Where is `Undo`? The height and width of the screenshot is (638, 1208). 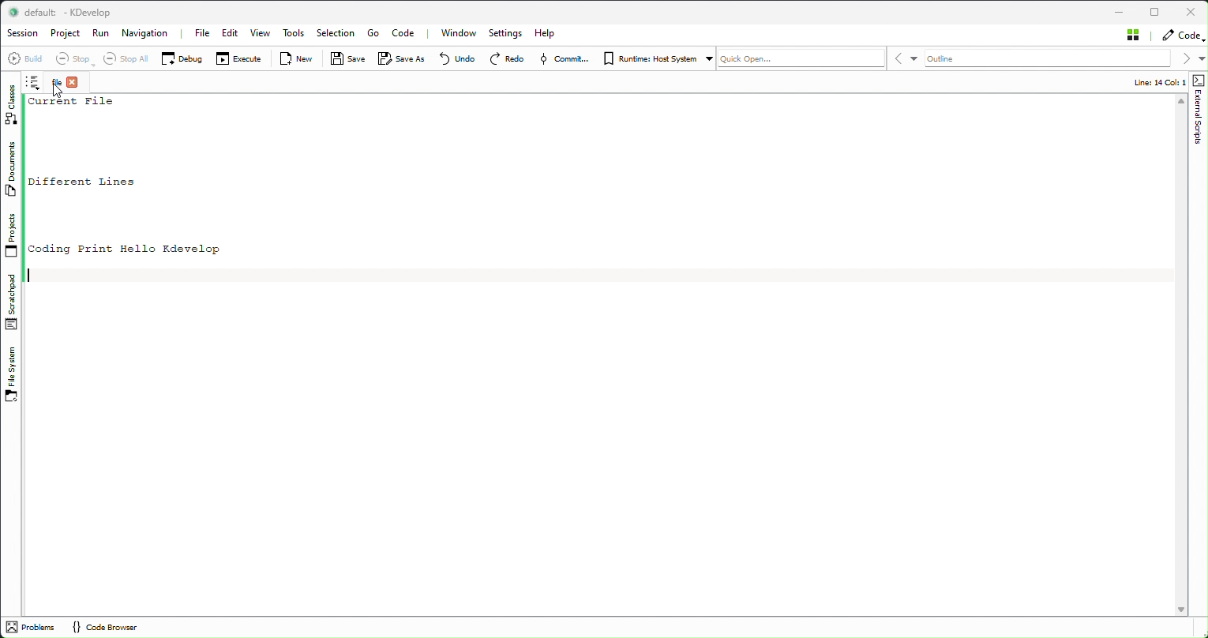
Undo is located at coordinates (459, 60).